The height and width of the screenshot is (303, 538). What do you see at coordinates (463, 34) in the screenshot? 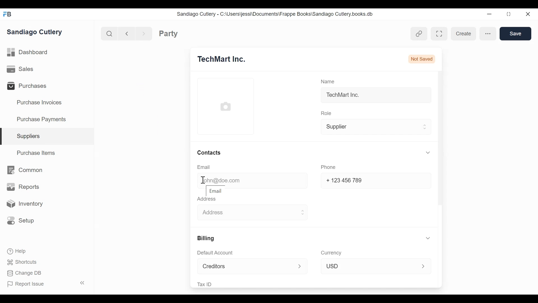
I see `Create` at bounding box center [463, 34].